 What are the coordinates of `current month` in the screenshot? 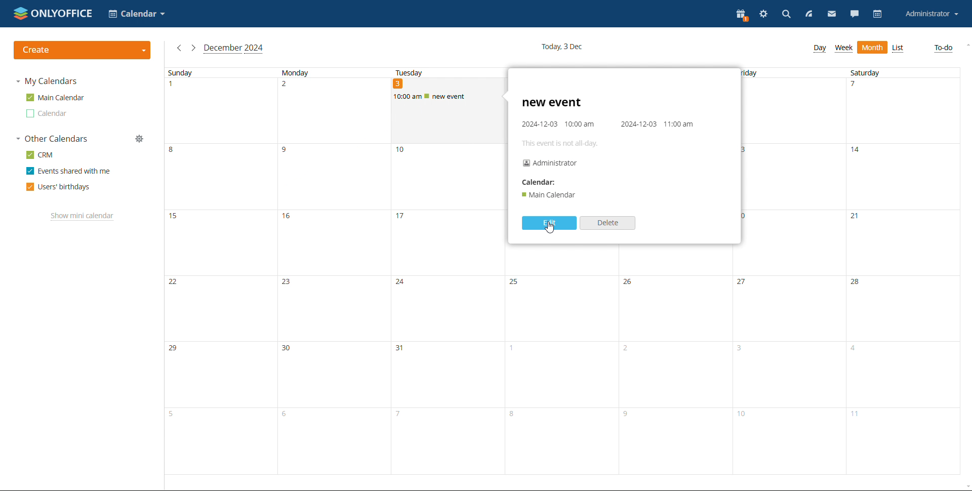 It's located at (234, 49).